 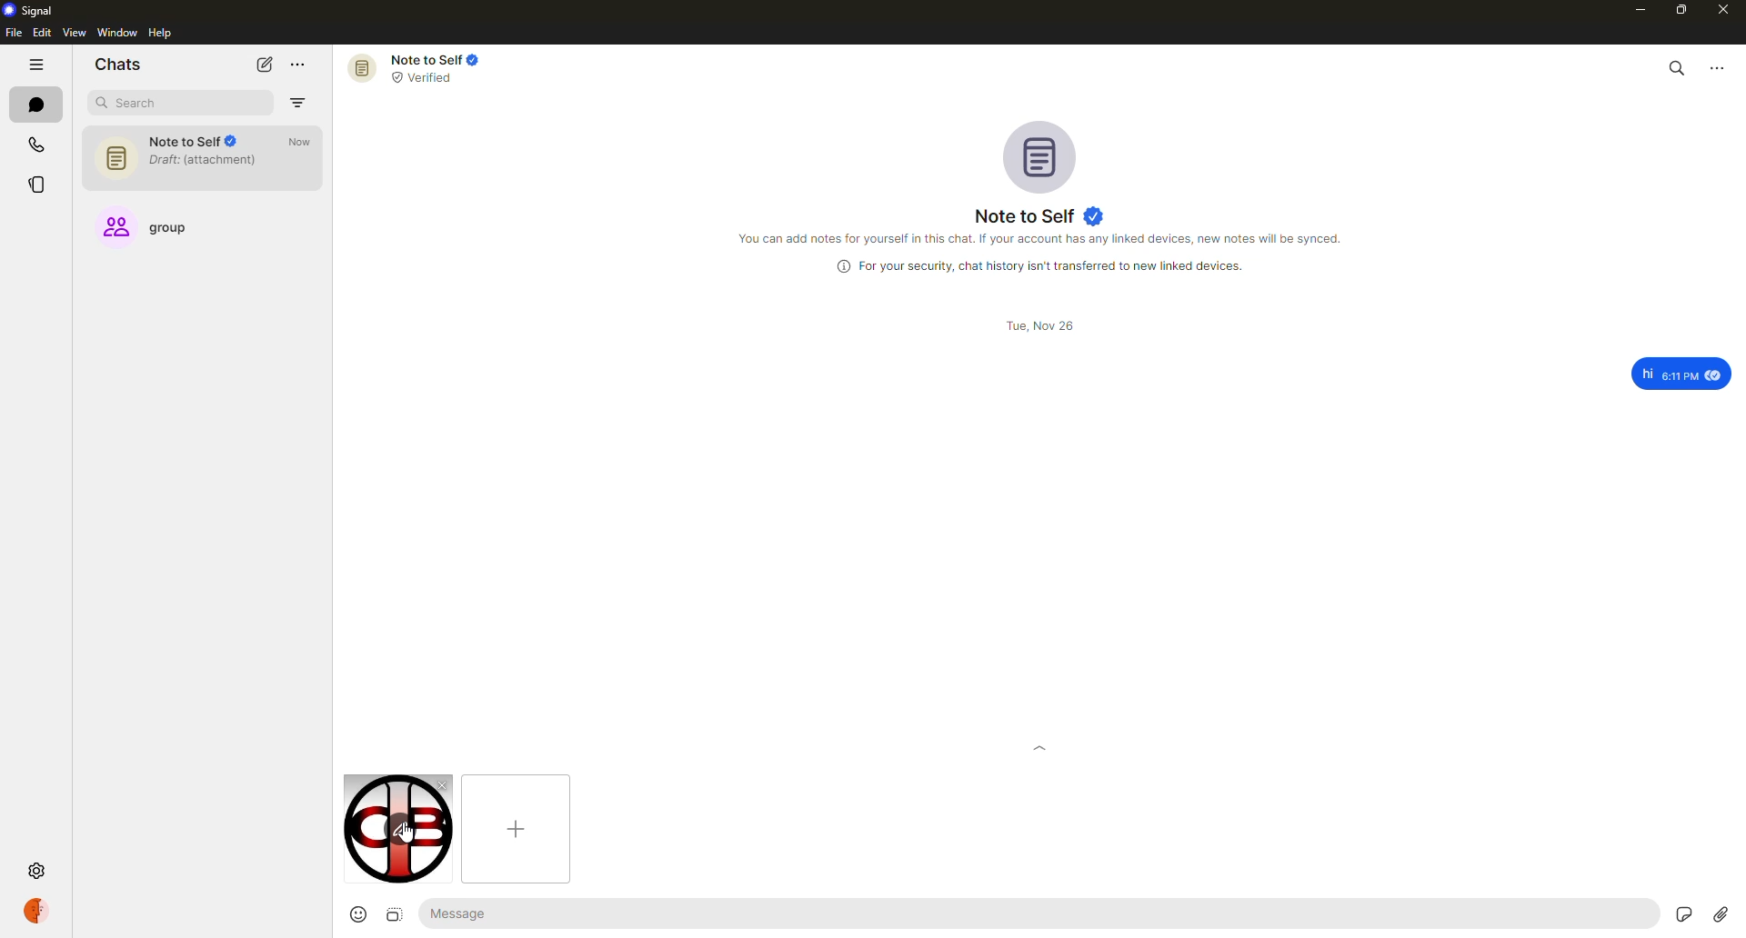 I want to click on filter, so click(x=301, y=104).